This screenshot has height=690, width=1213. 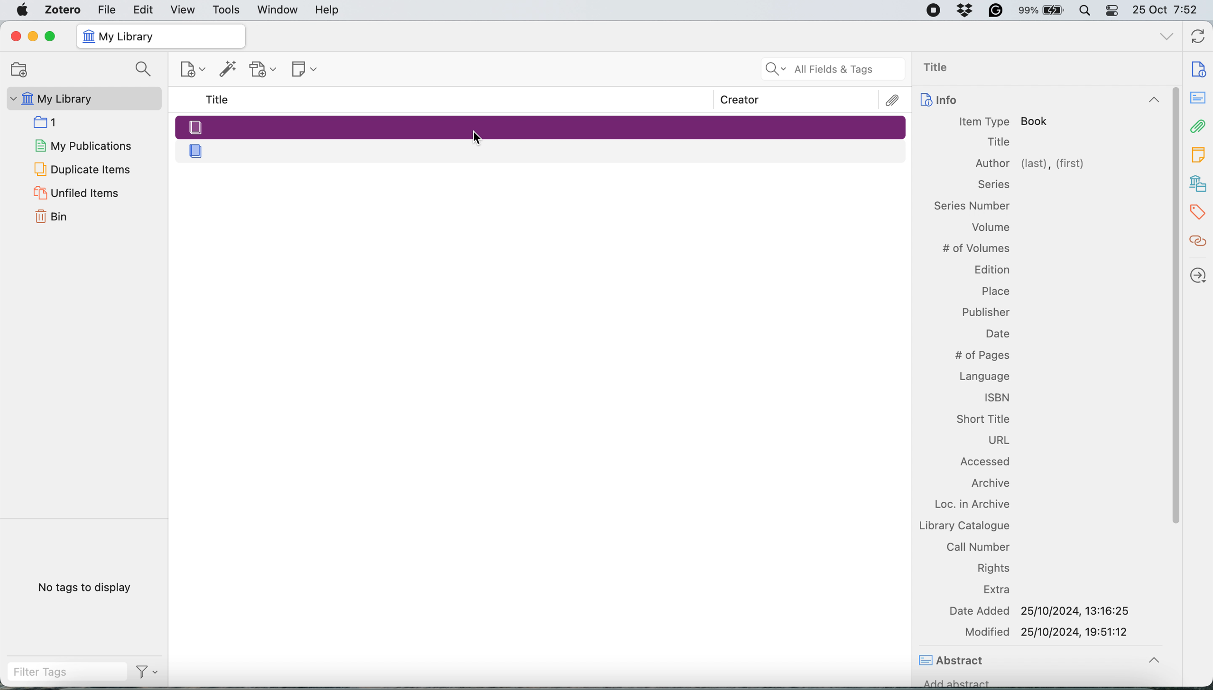 I want to click on My Library, so click(x=82, y=99).